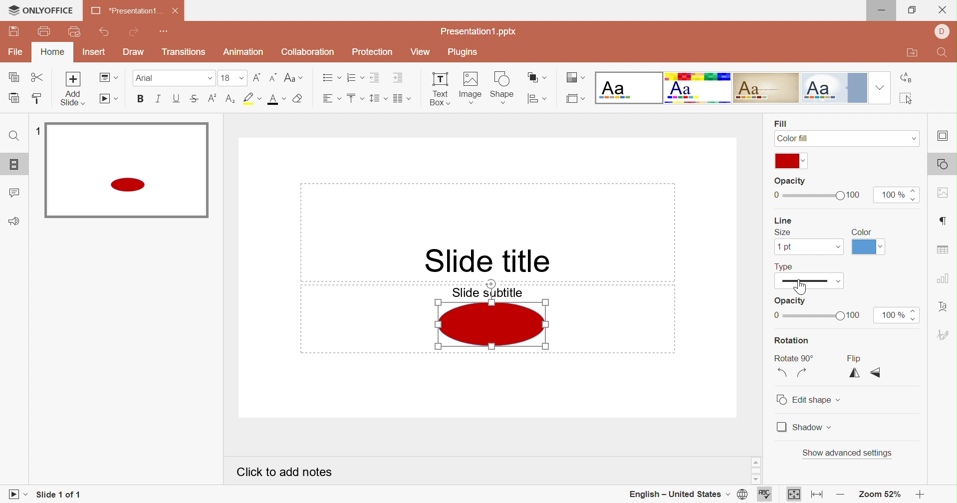 Image resolution: width=957 pixels, height=503 pixels. I want to click on Image, so click(471, 88).